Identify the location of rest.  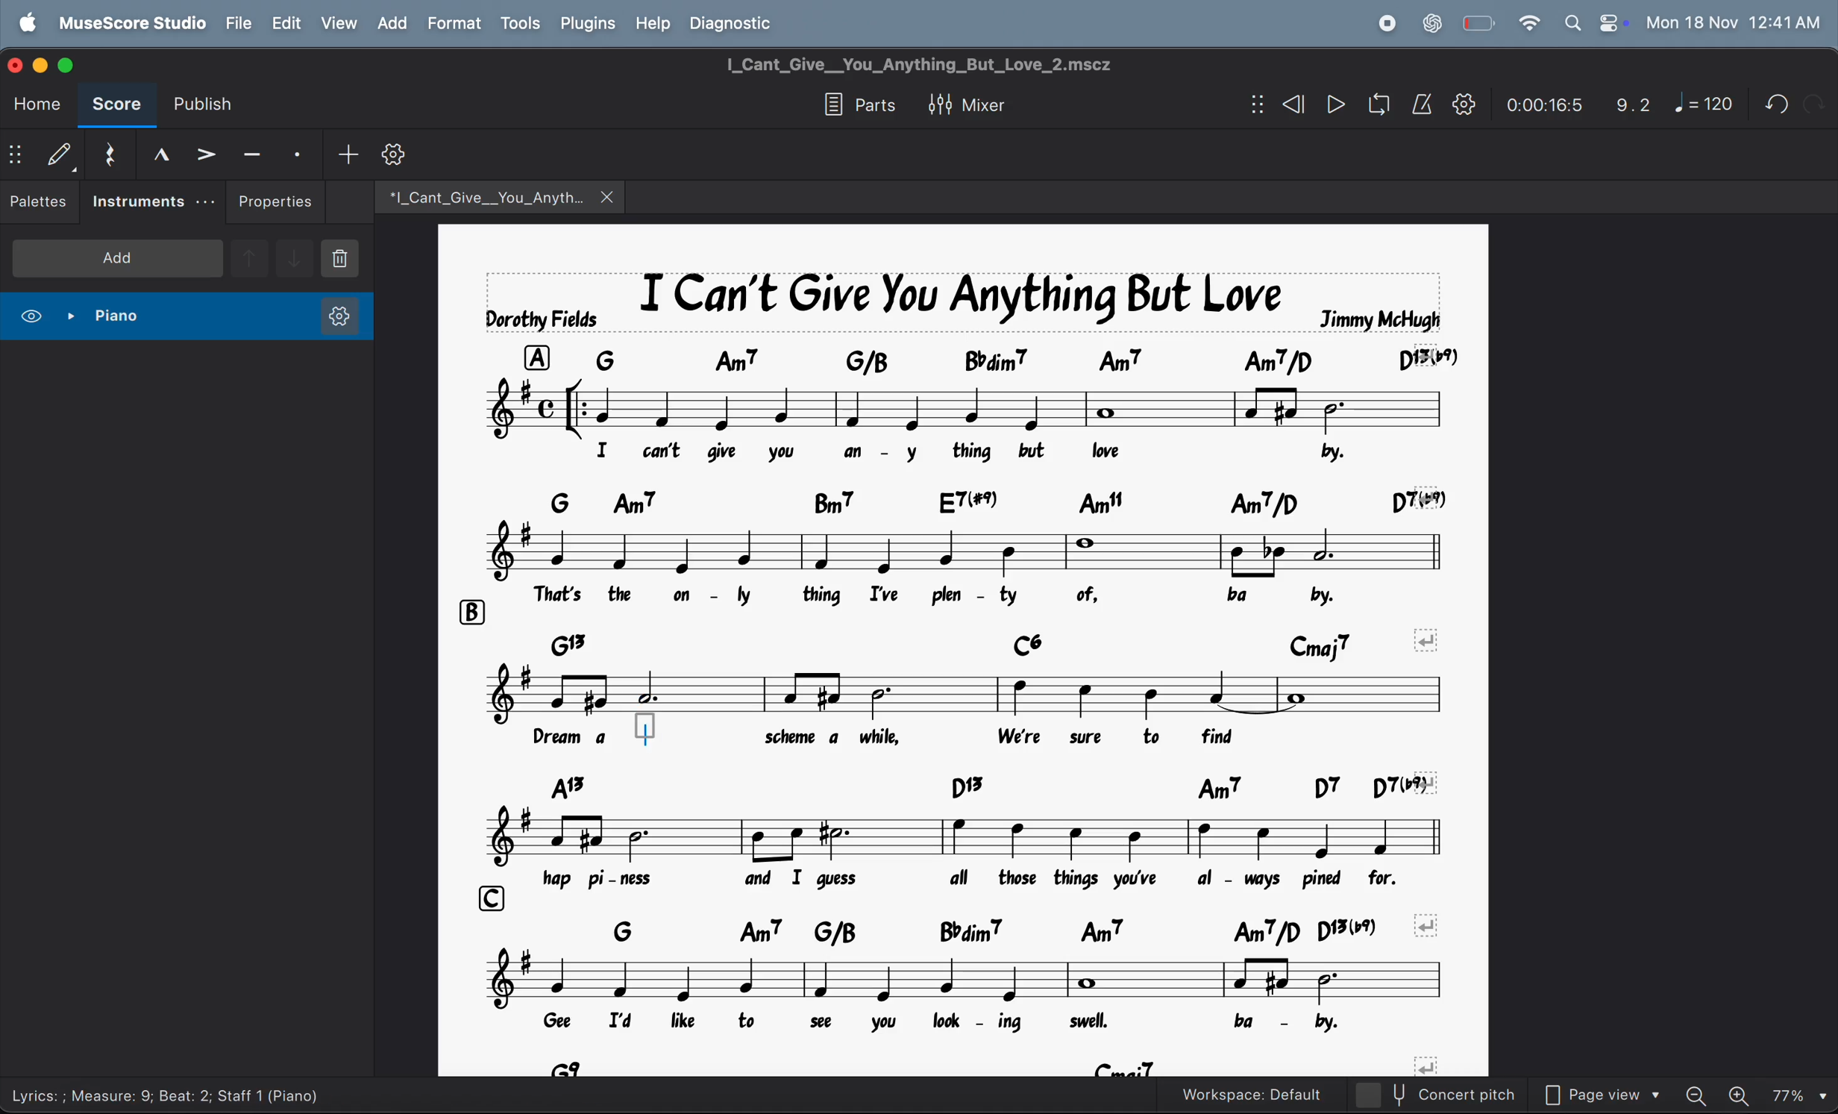
(106, 151).